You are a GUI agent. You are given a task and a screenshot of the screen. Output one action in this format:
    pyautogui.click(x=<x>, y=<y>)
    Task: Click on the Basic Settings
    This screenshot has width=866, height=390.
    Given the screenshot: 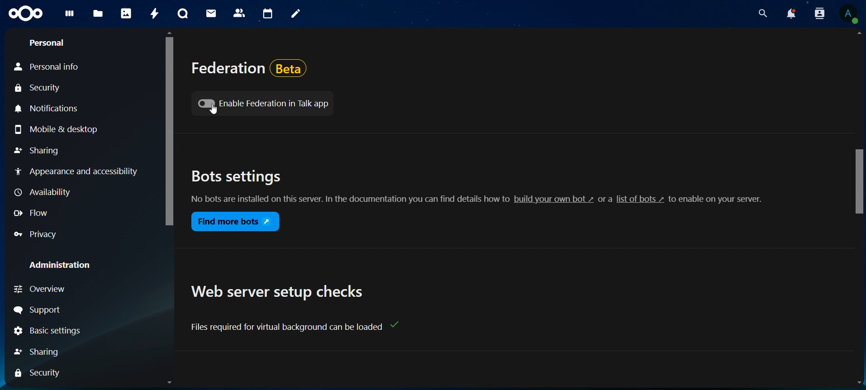 What is the action you would take?
    pyautogui.click(x=47, y=331)
    